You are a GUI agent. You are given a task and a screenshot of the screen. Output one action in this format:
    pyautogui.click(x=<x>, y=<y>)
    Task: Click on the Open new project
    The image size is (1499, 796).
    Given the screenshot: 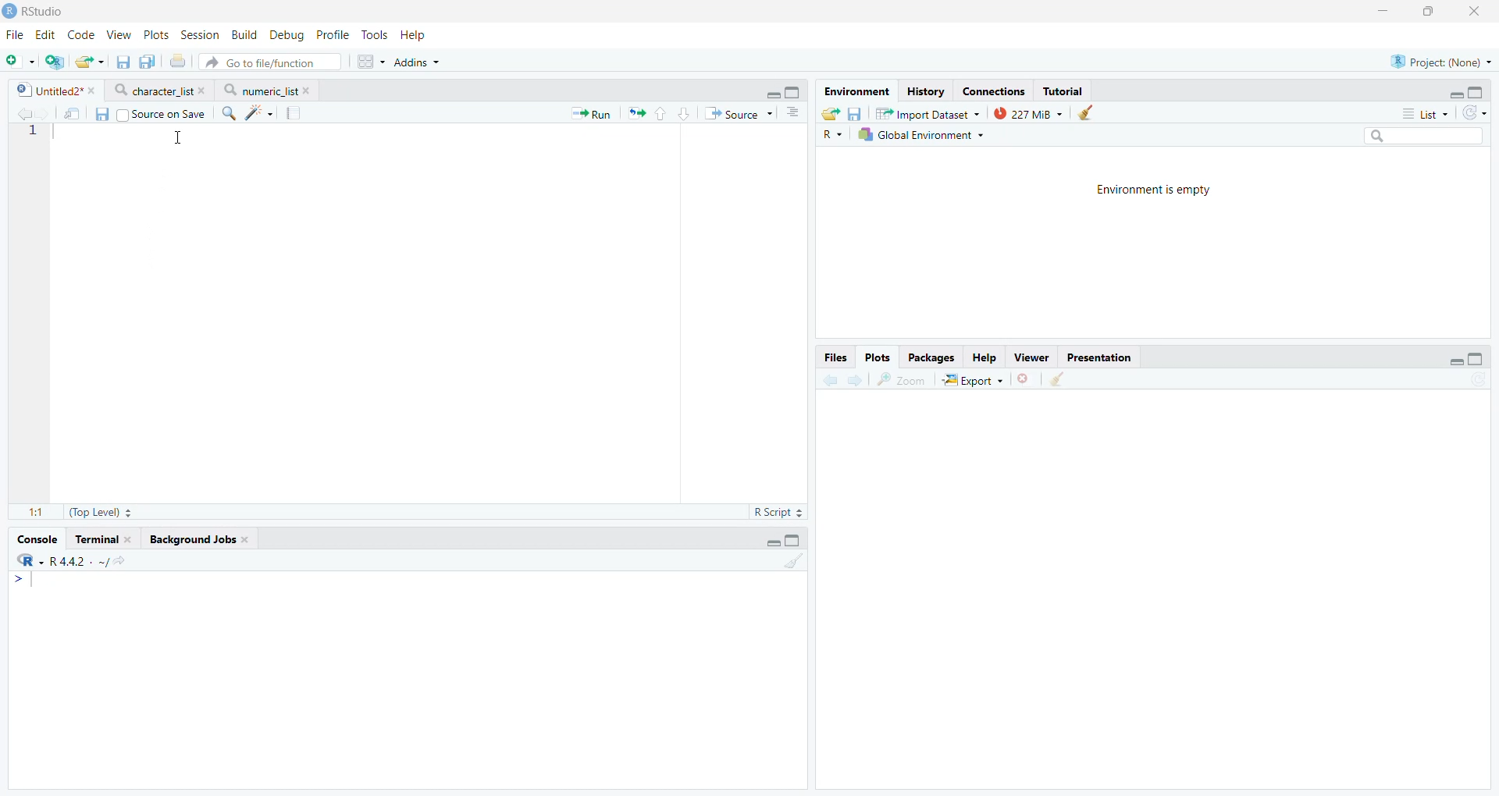 What is the action you would take?
    pyautogui.click(x=53, y=62)
    